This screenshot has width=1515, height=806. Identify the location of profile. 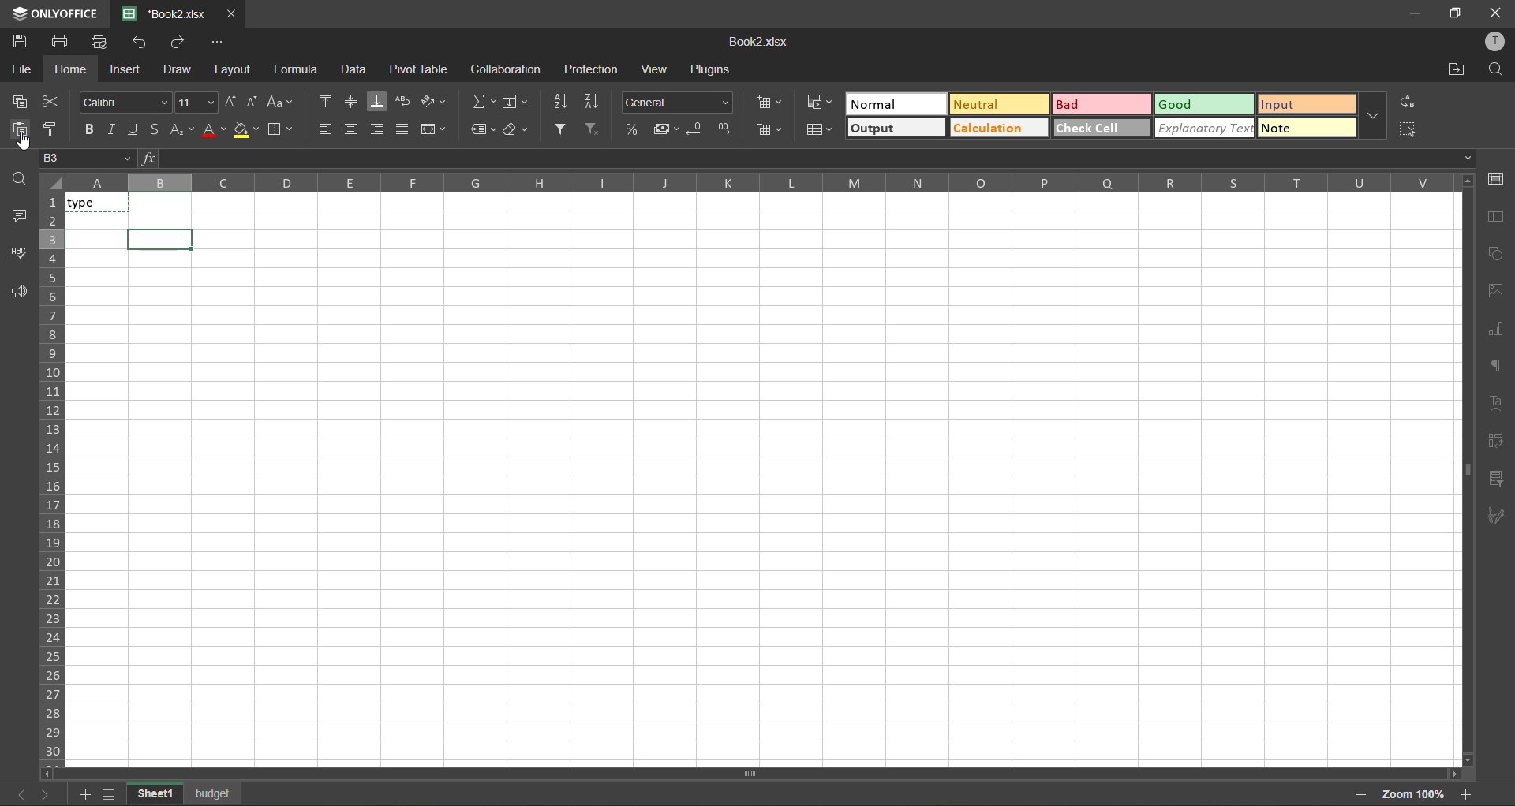
(1498, 39).